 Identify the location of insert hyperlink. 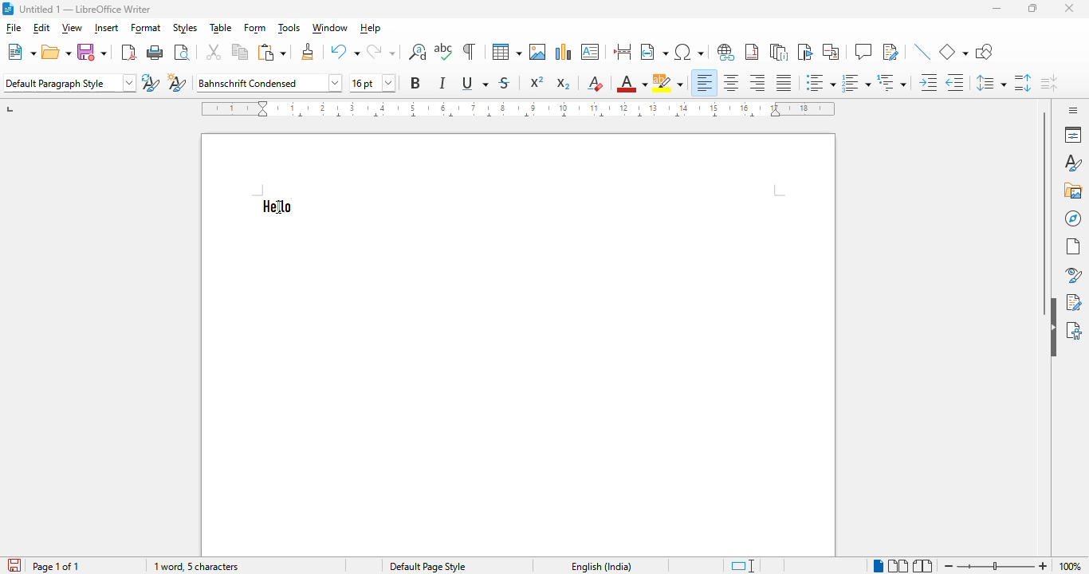
(727, 52).